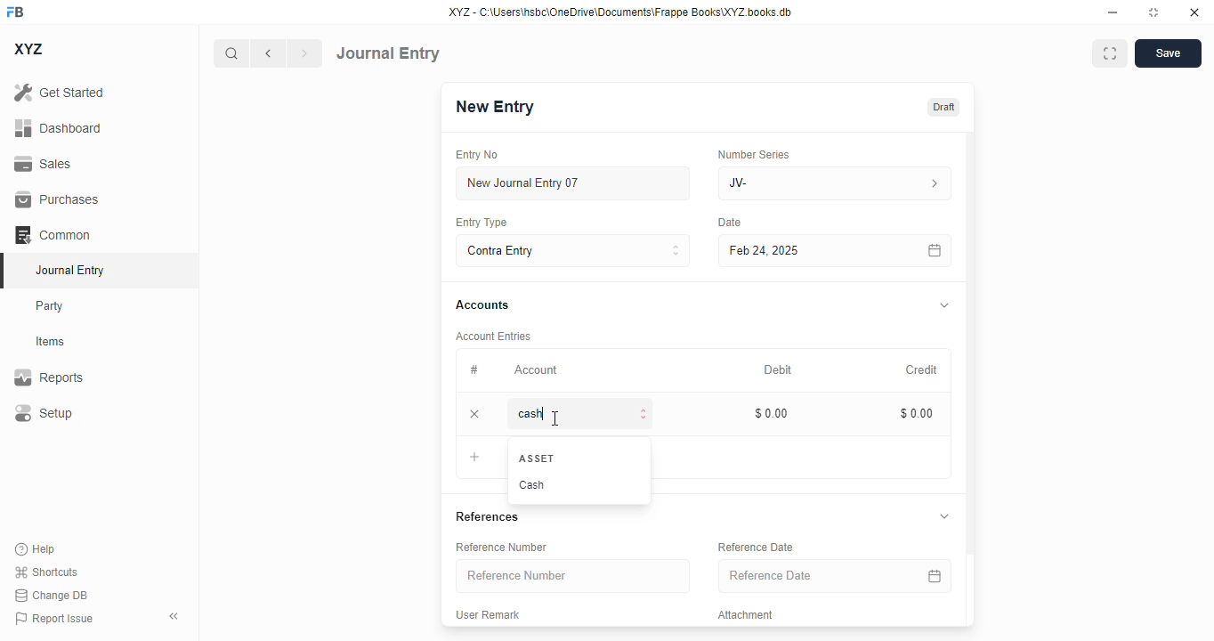 The height and width of the screenshot is (641, 1214). Describe the element at coordinates (757, 547) in the screenshot. I see `reference date` at that location.